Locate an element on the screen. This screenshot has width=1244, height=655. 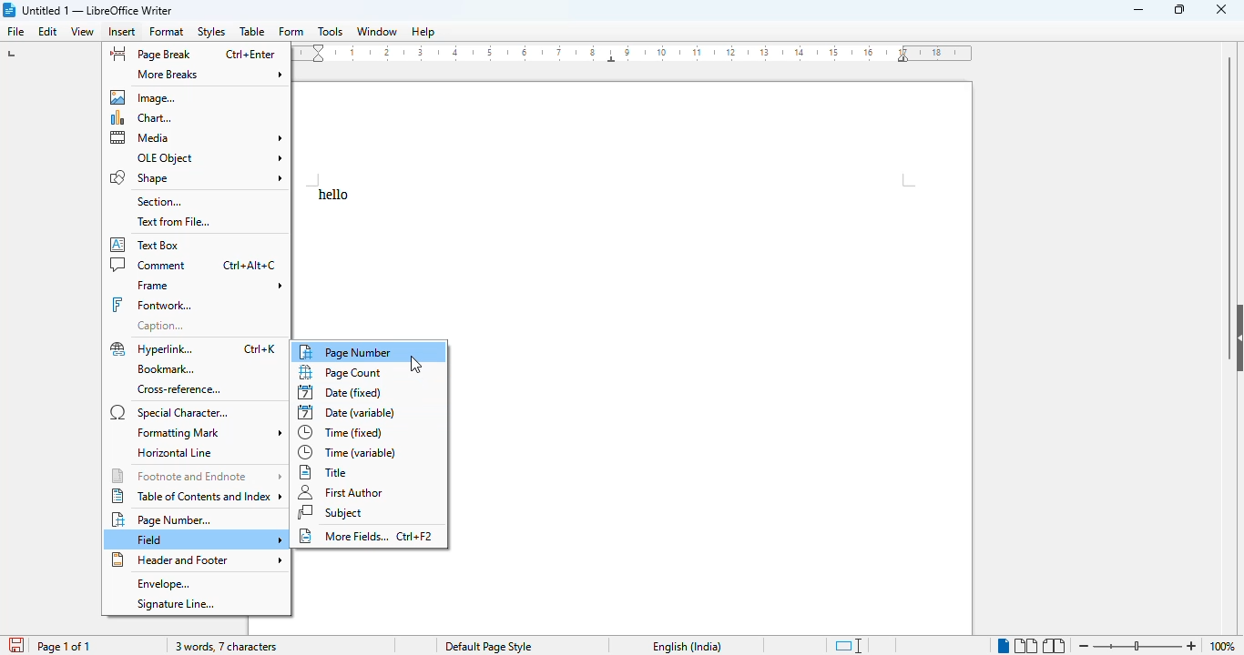
more fields is located at coordinates (366, 536).